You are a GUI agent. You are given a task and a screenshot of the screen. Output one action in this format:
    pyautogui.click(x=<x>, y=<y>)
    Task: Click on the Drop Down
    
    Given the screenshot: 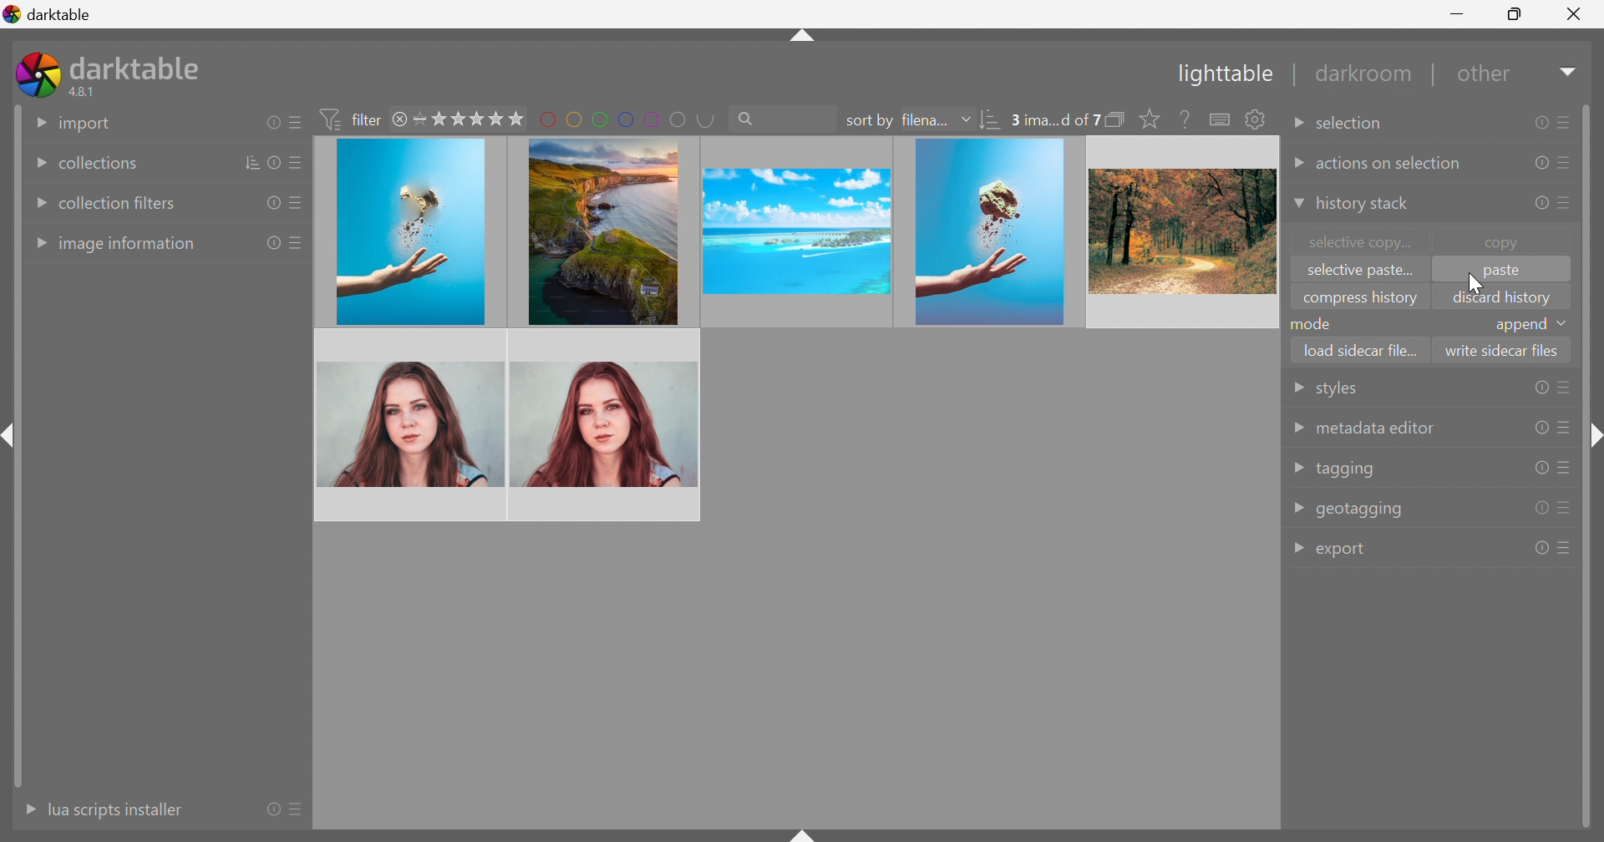 What is the action you would take?
    pyautogui.click(x=38, y=204)
    